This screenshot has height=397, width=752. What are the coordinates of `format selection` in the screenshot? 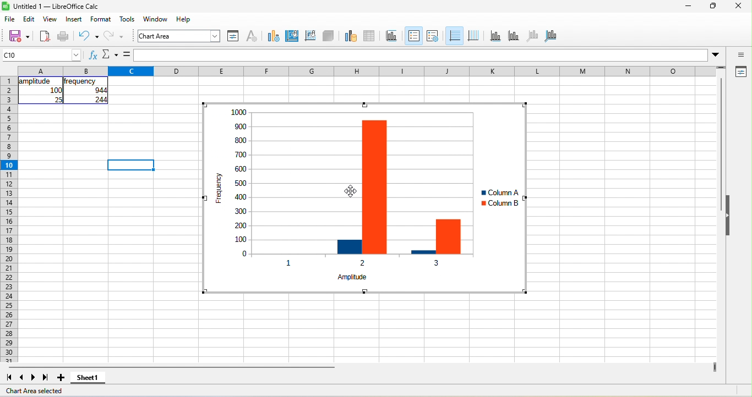 It's located at (233, 36).